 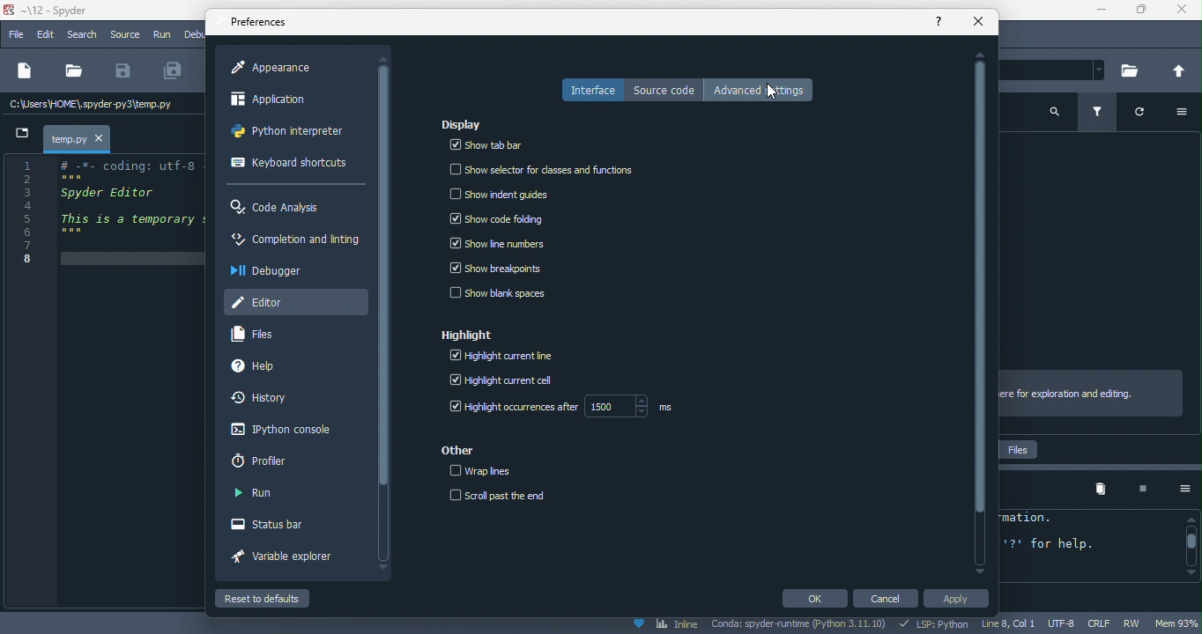 I want to click on source, so click(x=124, y=34).